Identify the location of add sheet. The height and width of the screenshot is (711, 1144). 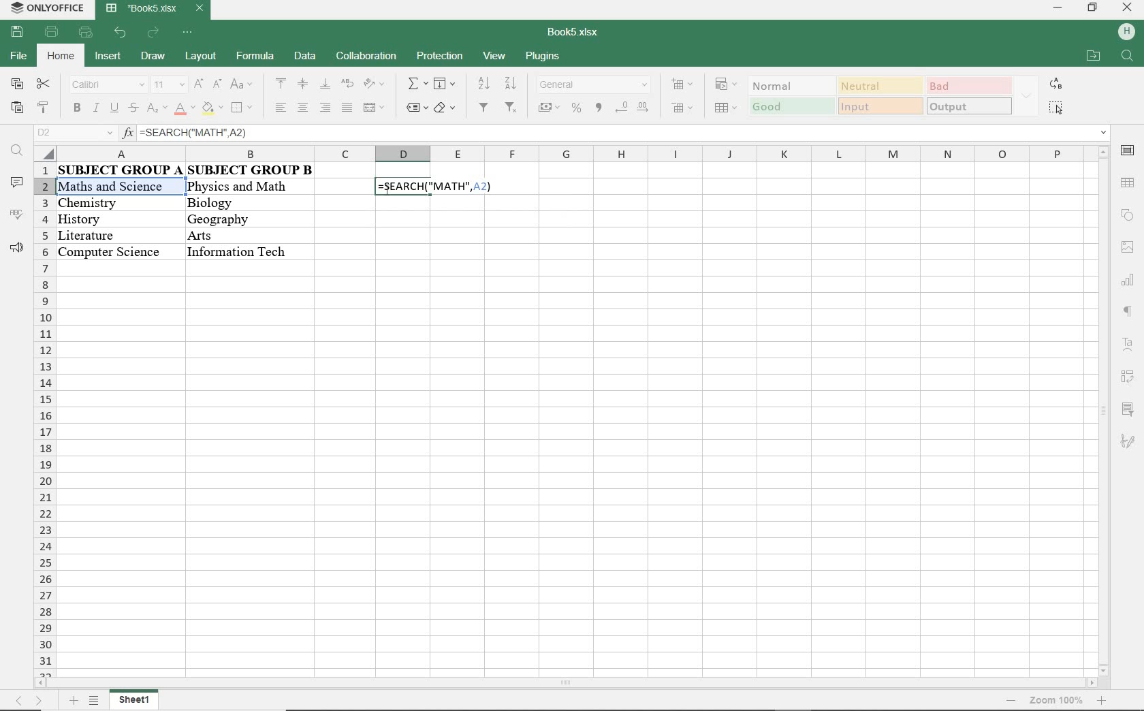
(71, 702).